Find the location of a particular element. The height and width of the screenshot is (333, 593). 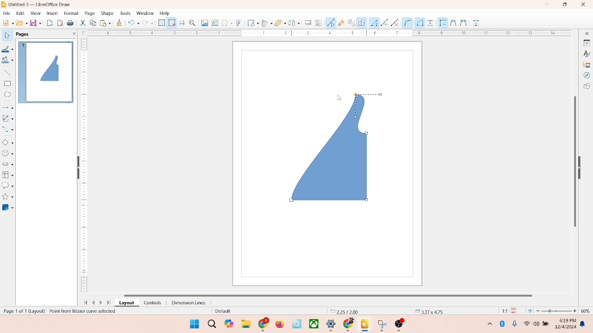

maximize is located at coordinates (565, 5).